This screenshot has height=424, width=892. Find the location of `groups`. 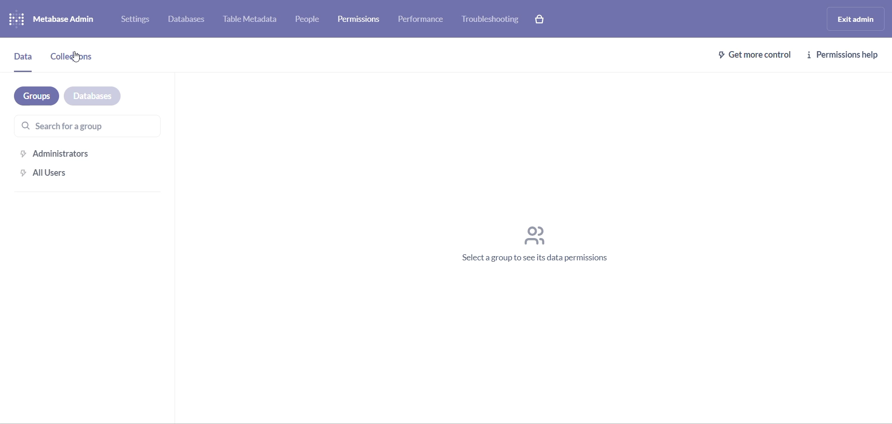

groups is located at coordinates (37, 98).